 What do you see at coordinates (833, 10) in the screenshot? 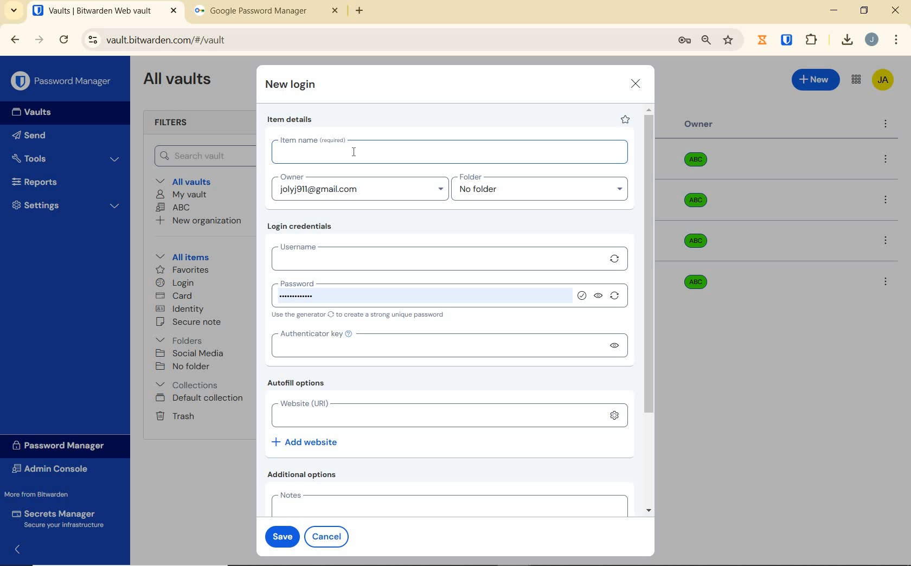
I see `minimize` at bounding box center [833, 10].